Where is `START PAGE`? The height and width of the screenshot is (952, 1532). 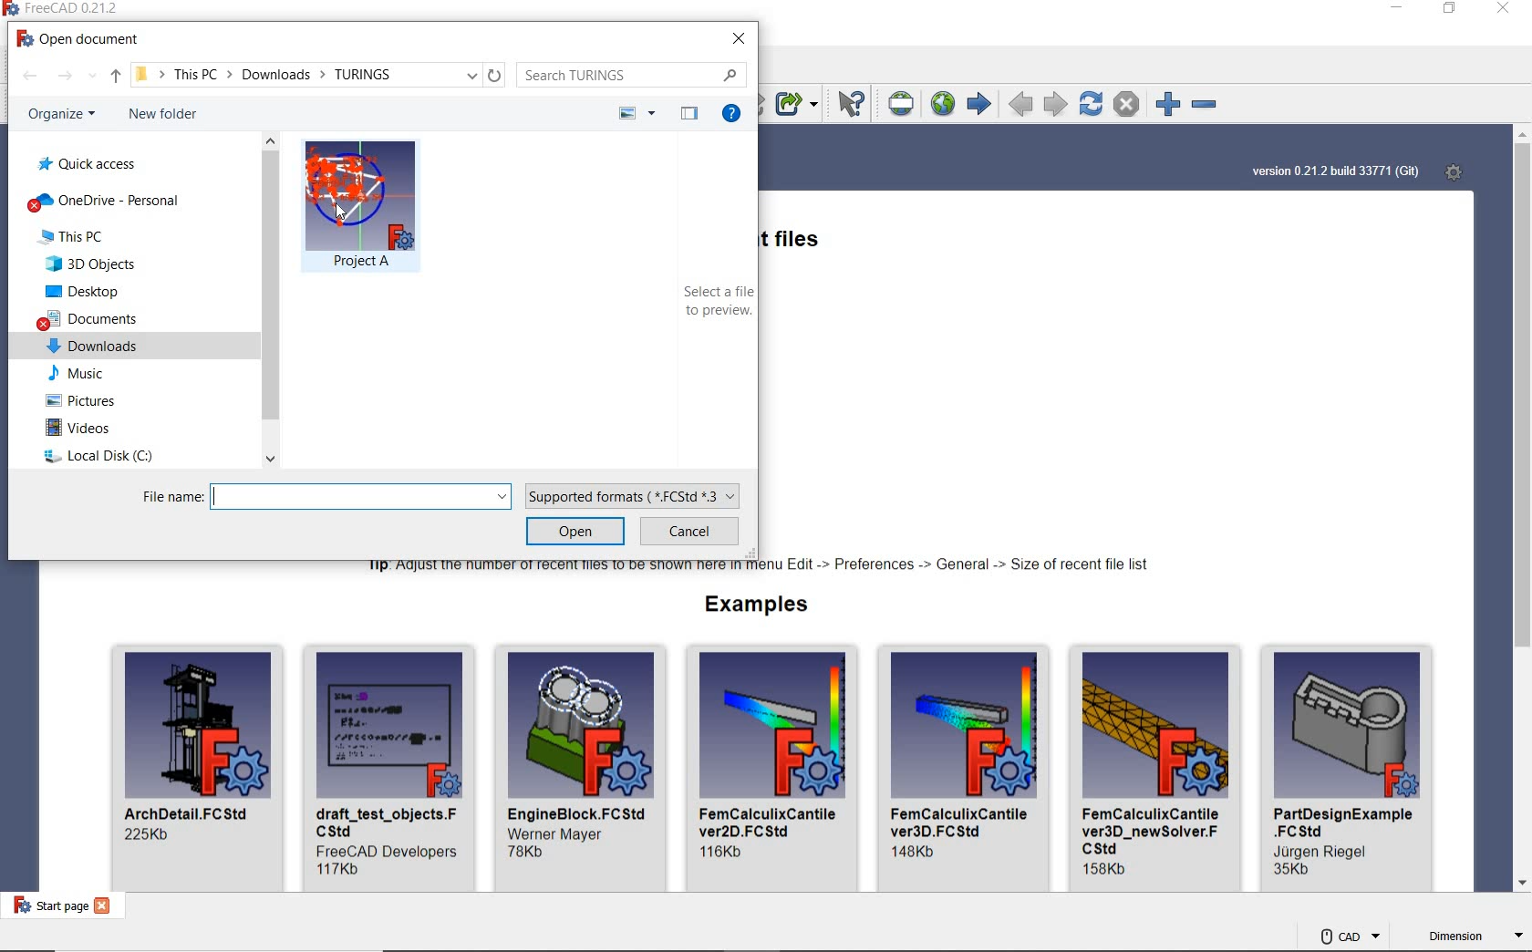 START PAGE is located at coordinates (978, 105).